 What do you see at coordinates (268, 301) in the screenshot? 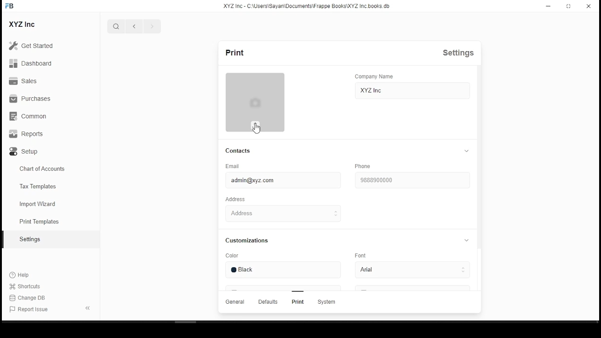
I see `Defaults` at bounding box center [268, 301].